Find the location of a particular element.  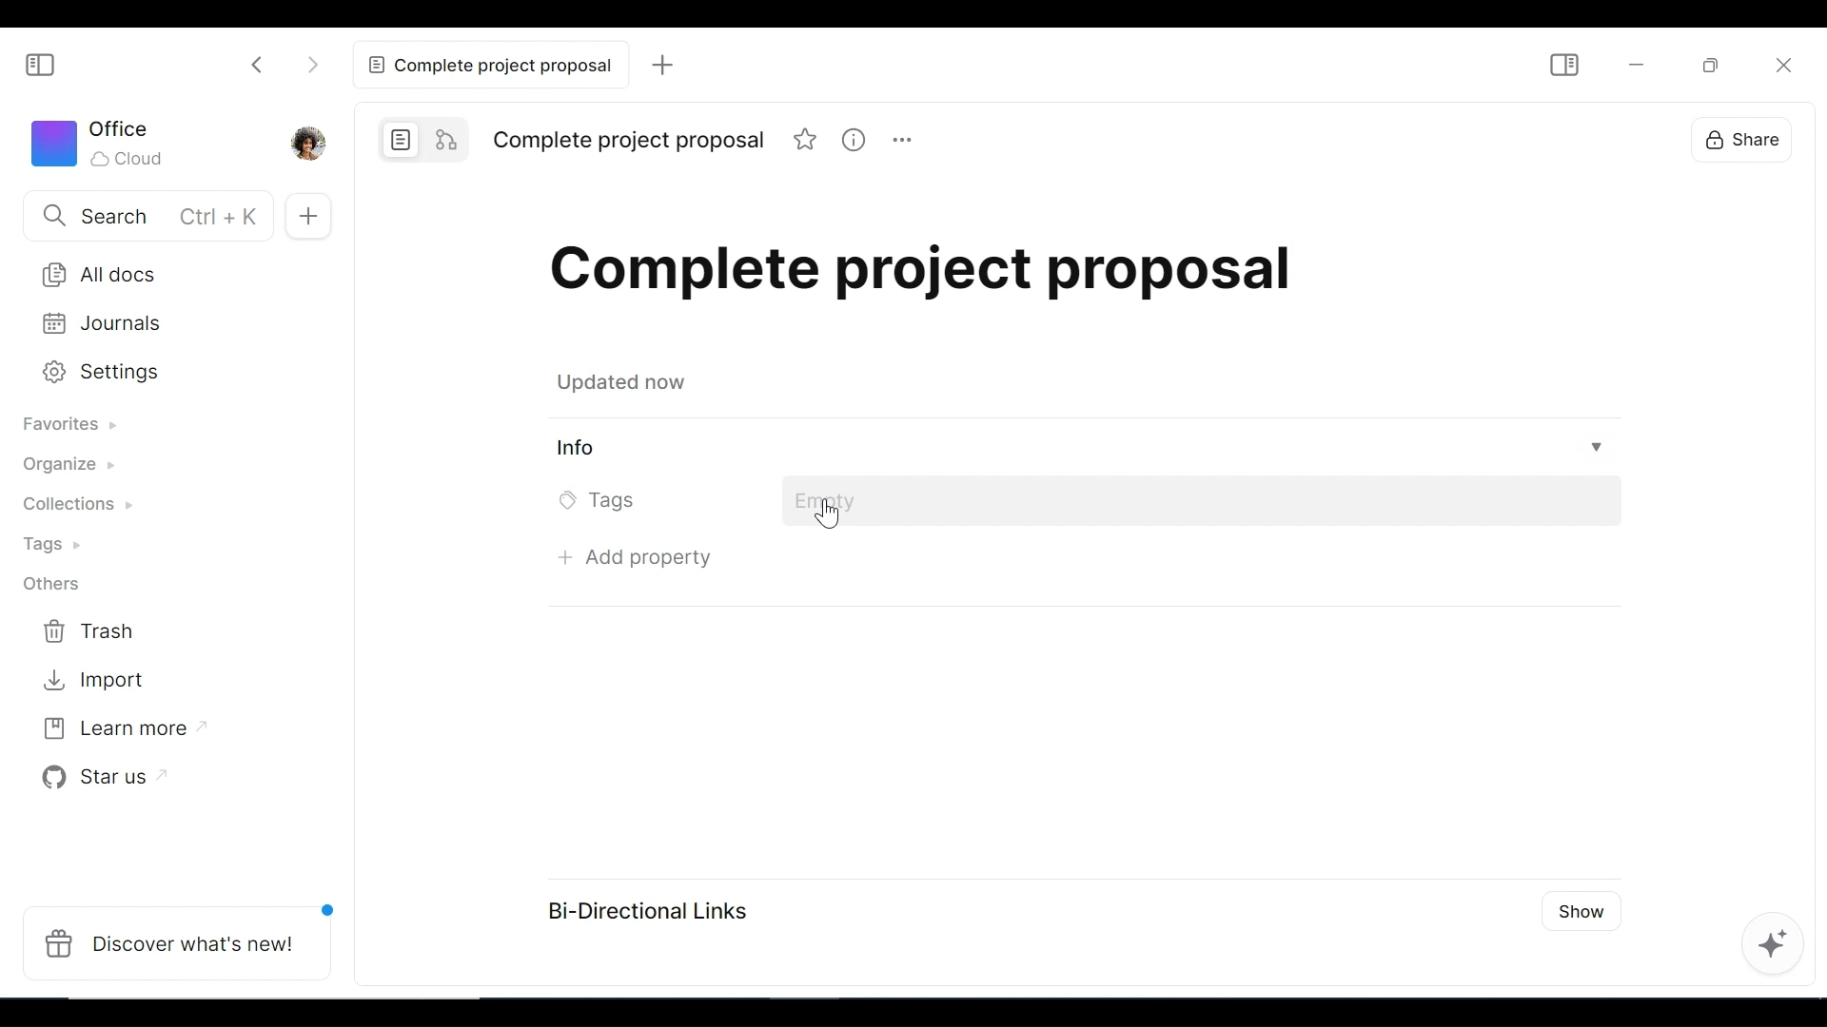

favorite is located at coordinates (807, 143).